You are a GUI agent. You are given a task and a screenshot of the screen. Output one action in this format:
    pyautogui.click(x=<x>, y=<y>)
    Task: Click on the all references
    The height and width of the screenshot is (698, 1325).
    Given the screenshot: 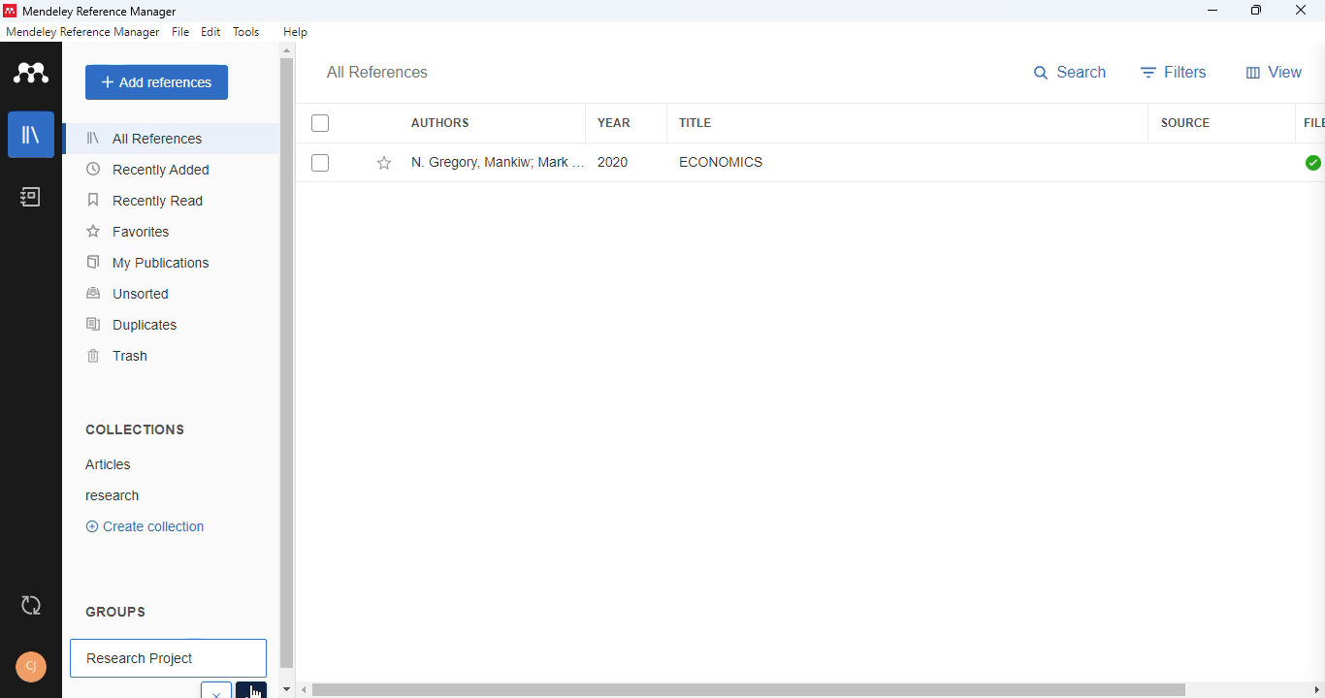 What is the action you would take?
    pyautogui.click(x=145, y=138)
    